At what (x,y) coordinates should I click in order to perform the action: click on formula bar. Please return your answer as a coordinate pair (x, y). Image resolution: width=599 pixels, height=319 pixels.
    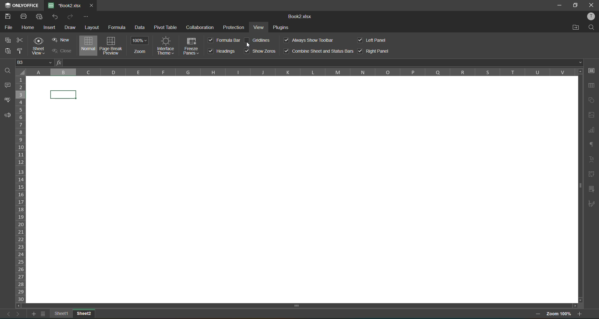
    Looking at the image, I should click on (318, 63).